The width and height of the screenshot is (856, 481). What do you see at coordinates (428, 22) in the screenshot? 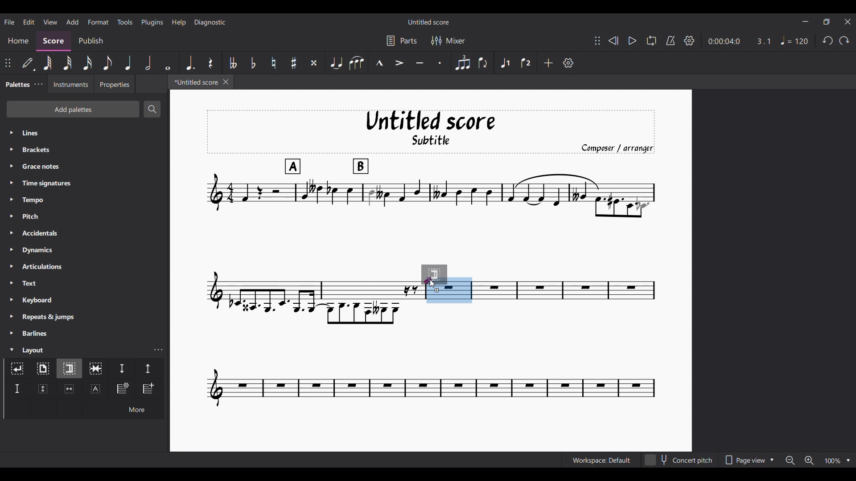
I see `Untitled score` at bounding box center [428, 22].